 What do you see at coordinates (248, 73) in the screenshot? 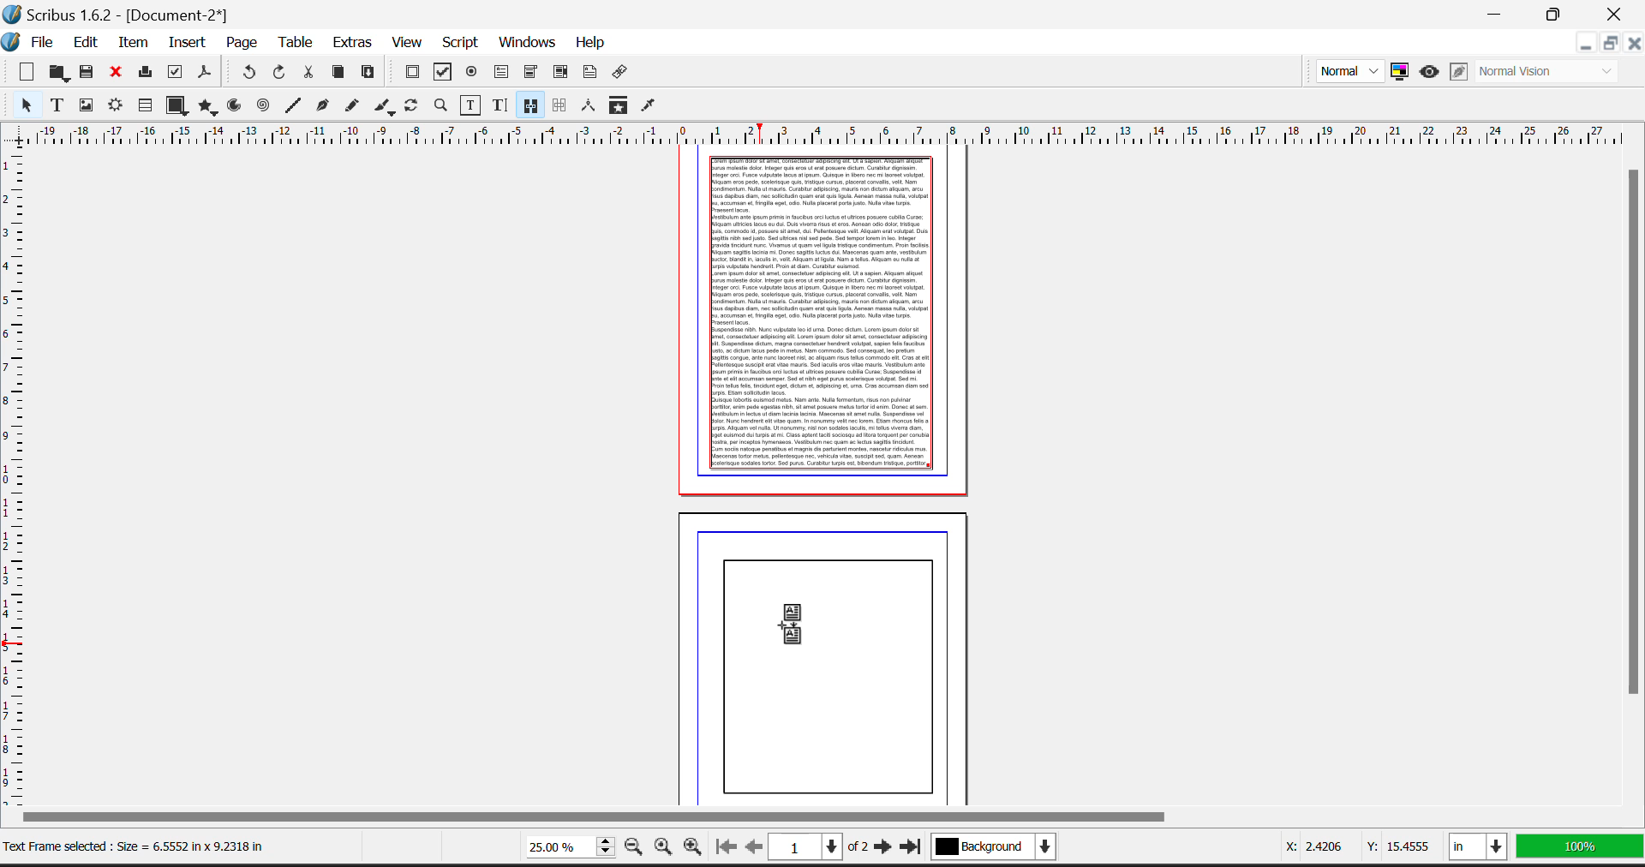
I see `Undo` at bounding box center [248, 73].